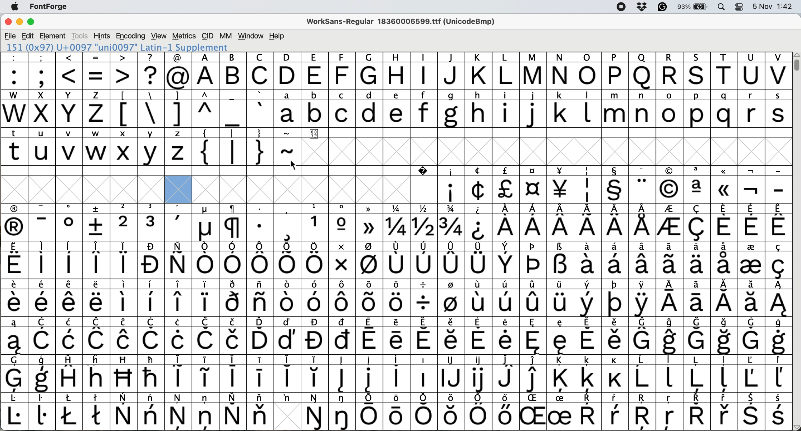 This screenshot has width=801, height=431. I want to click on symbol, so click(124, 297).